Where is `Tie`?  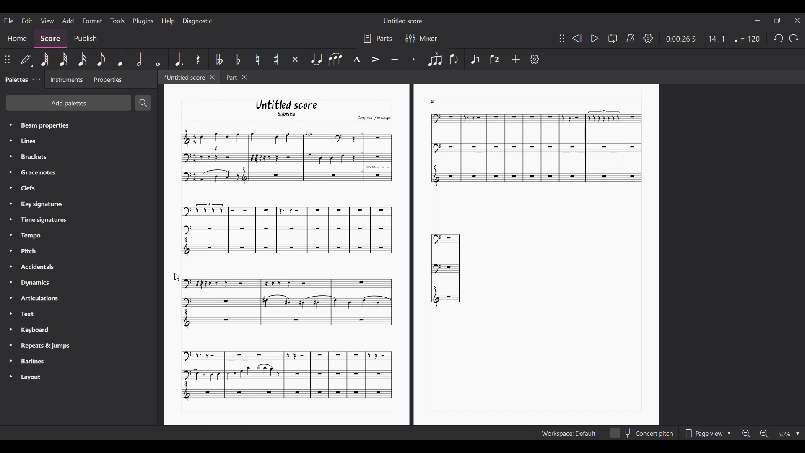 Tie is located at coordinates (316, 59).